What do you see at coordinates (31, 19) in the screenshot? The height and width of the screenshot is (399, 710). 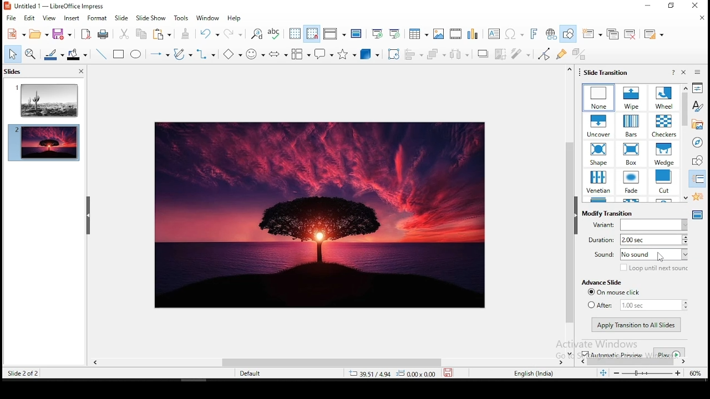 I see `edit` at bounding box center [31, 19].